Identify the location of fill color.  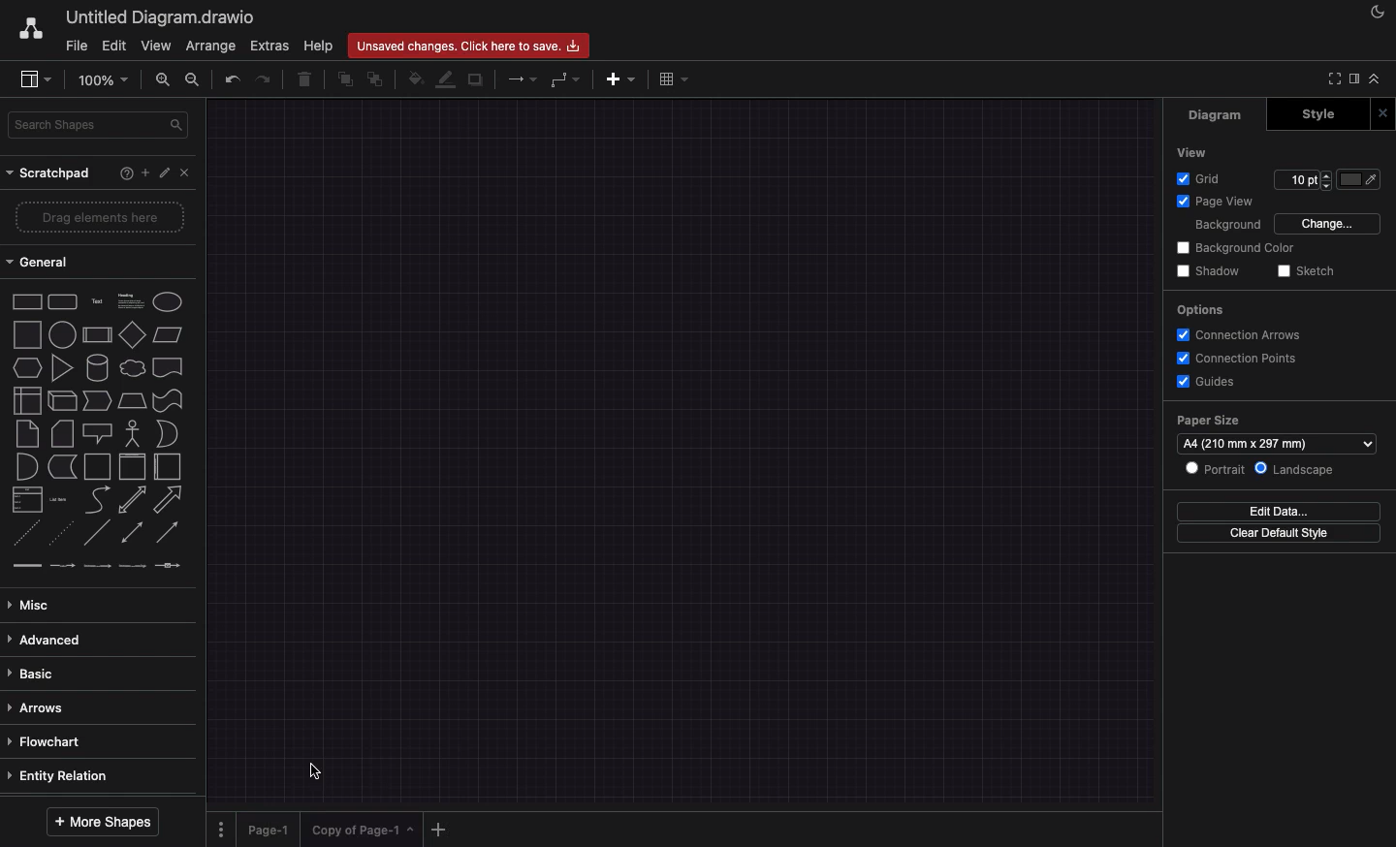
(1358, 178).